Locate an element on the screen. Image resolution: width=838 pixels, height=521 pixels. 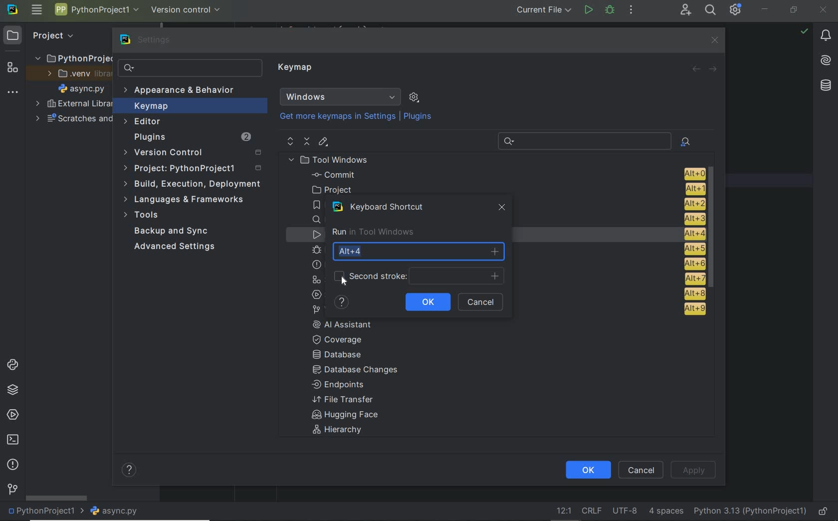
Cancel is located at coordinates (642, 470).